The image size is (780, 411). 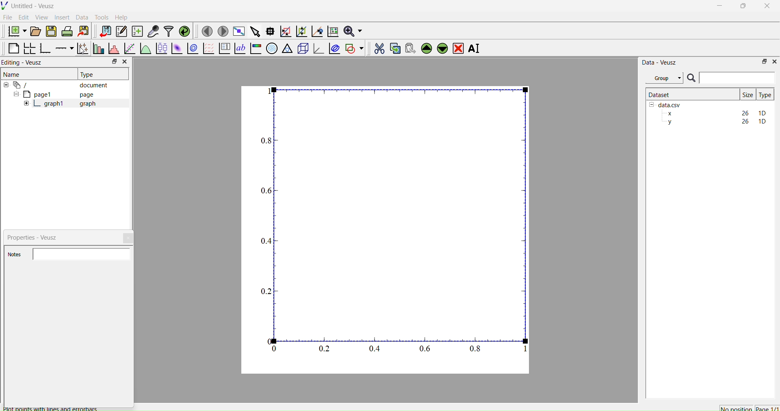 I want to click on Notes, so click(x=16, y=255).